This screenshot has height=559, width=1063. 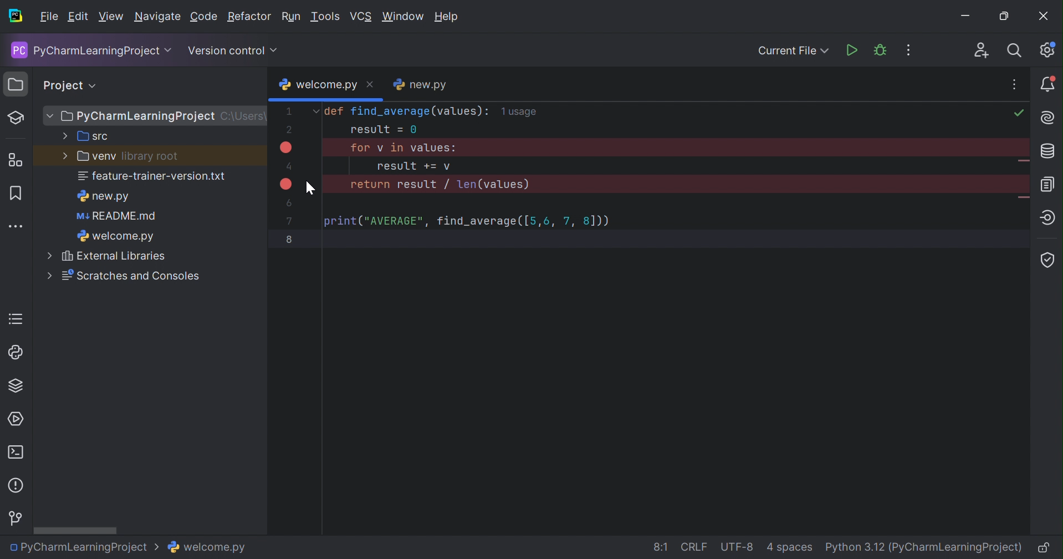 I want to click on def find_average(values):, so click(x=400, y=112).